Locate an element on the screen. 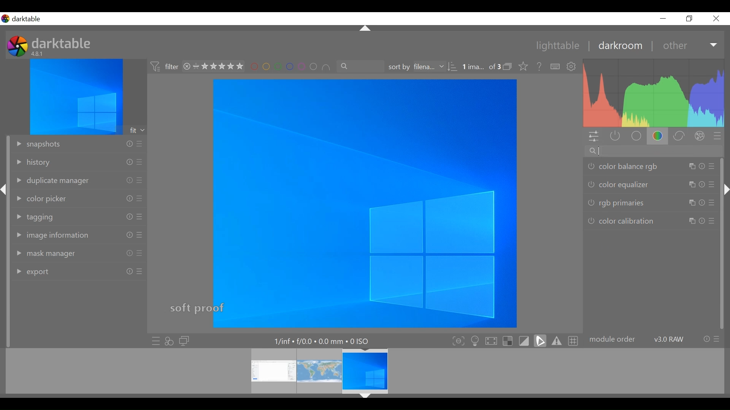 The height and width of the screenshot is (410, 730). mask manager is located at coordinates (42, 254).